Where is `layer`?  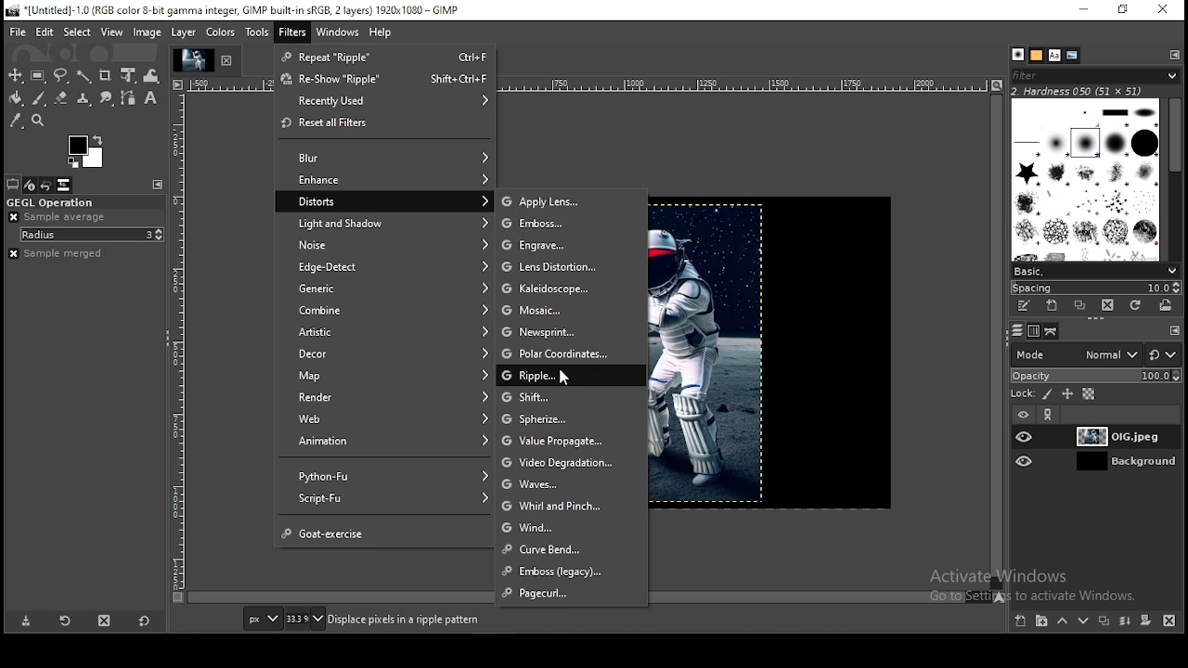
layer is located at coordinates (186, 32).